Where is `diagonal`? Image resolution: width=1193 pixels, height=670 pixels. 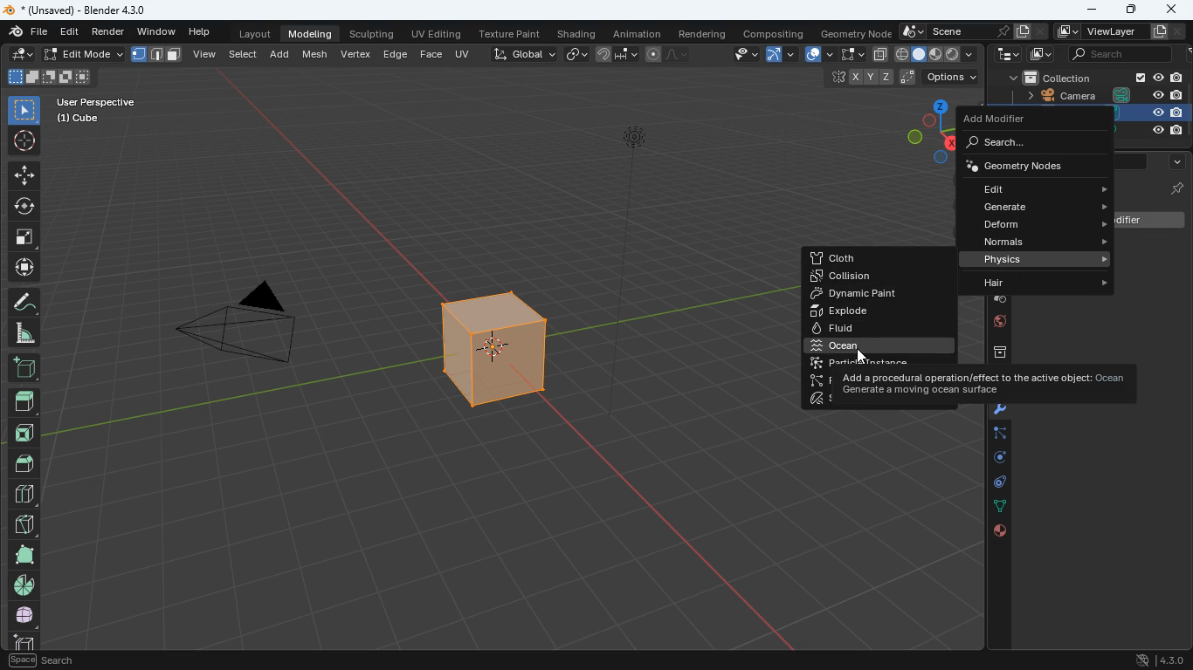 diagonal is located at coordinates (24, 521).